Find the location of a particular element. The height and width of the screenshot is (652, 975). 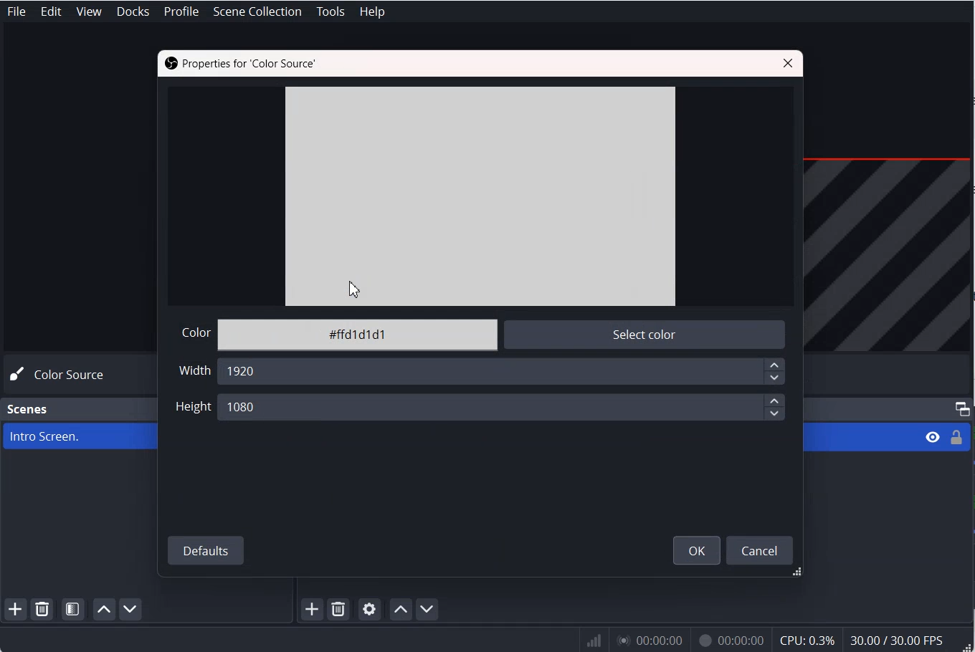

Lock is located at coordinates (959, 436).